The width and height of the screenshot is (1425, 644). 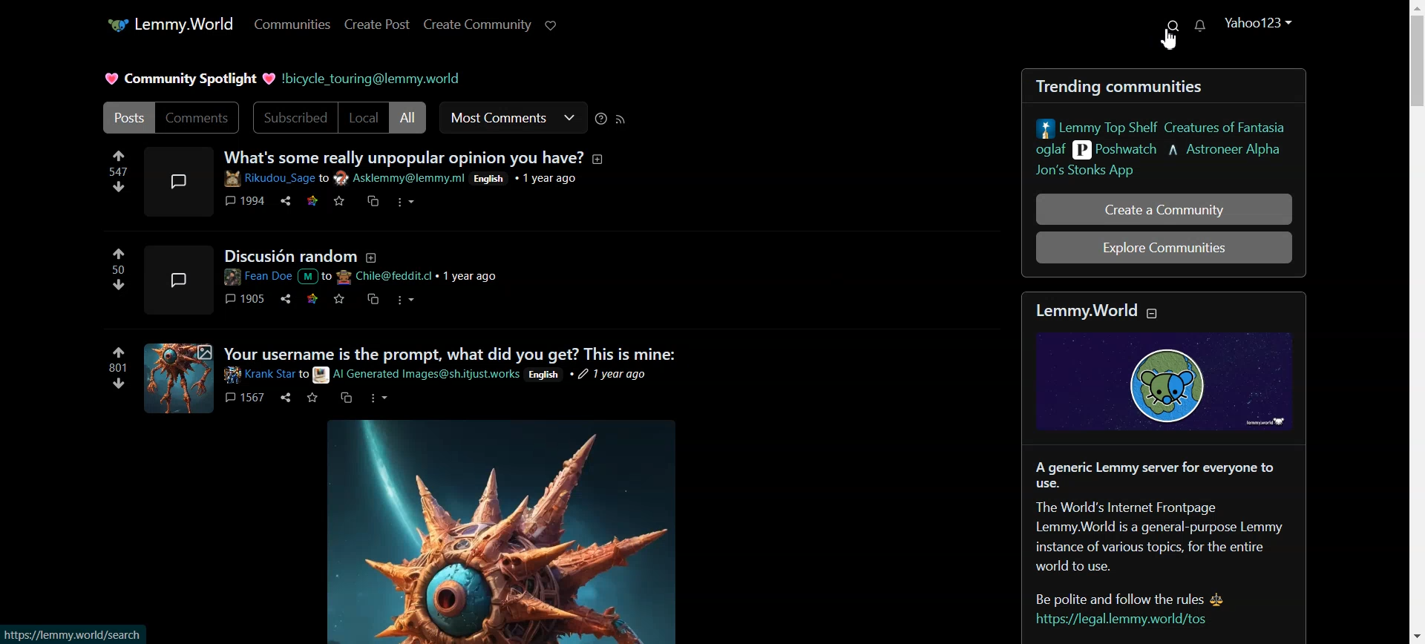 I want to click on https://legal.lemmy.world/tos, so click(x=1121, y=620).